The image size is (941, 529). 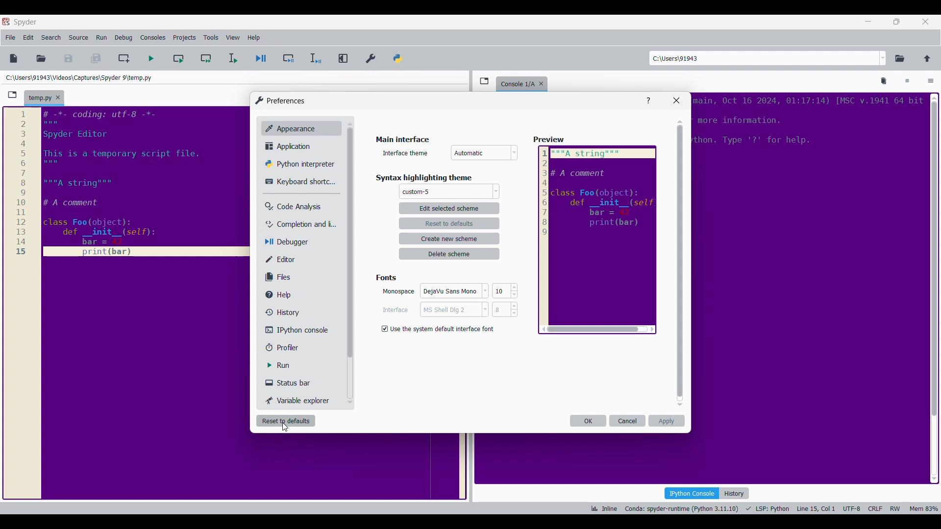 What do you see at coordinates (931, 82) in the screenshot?
I see `Options` at bounding box center [931, 82].